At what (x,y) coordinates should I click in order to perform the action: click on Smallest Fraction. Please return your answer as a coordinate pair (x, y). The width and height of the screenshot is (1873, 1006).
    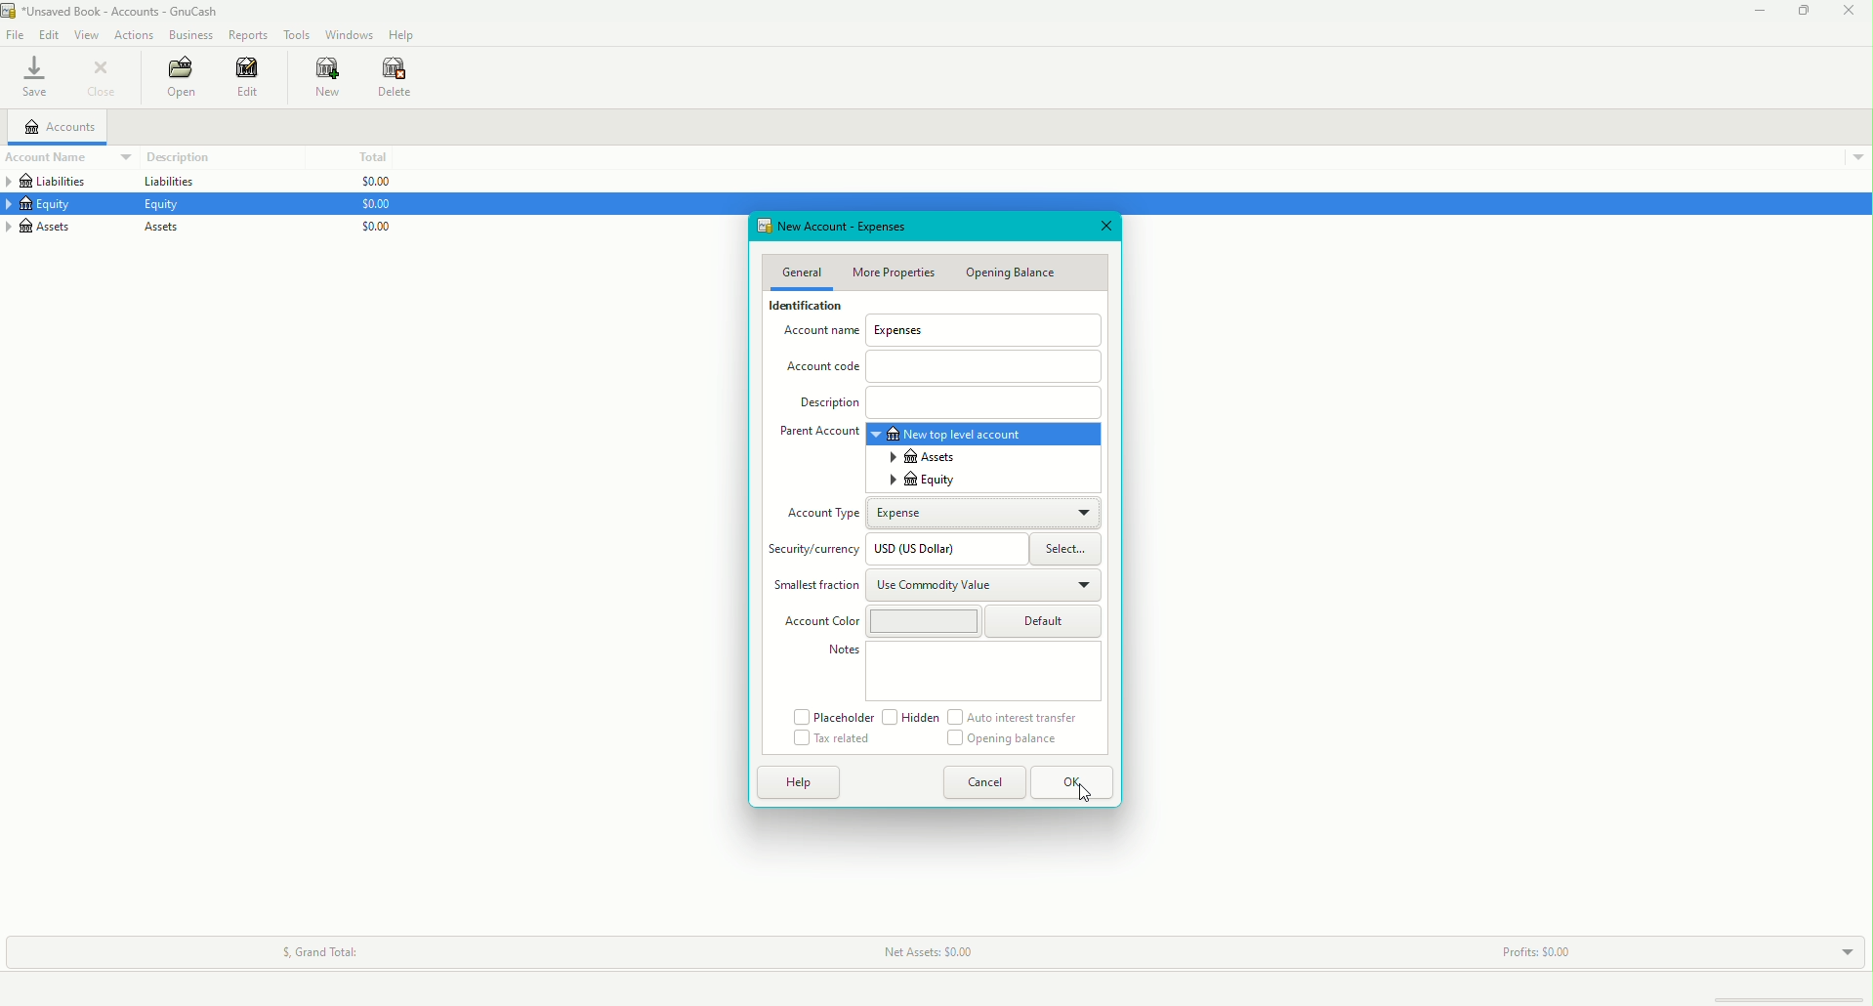
    Looking at the image, I should click on (815, 585).